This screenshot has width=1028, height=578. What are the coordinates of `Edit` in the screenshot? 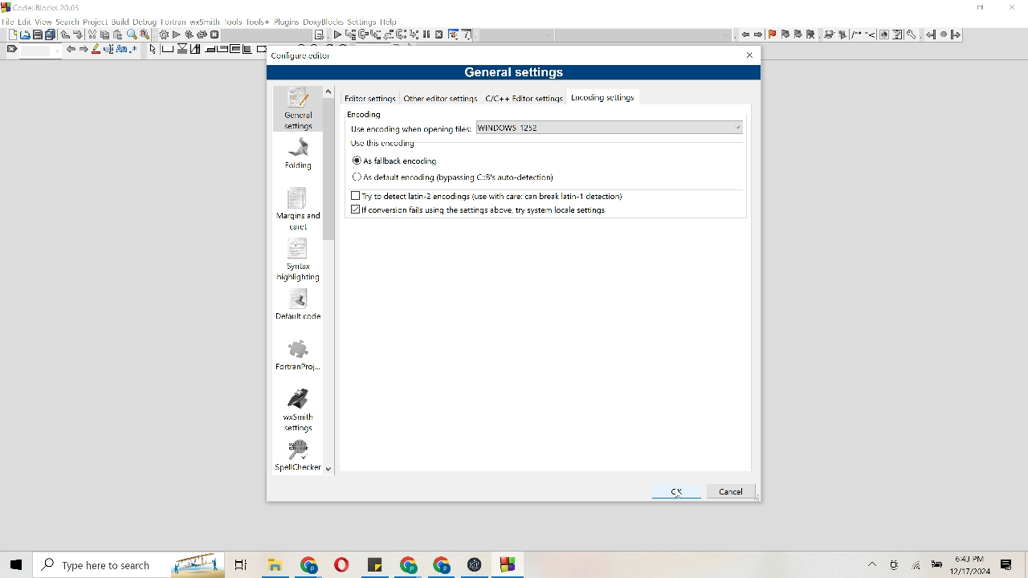 It's located at (25, 22).